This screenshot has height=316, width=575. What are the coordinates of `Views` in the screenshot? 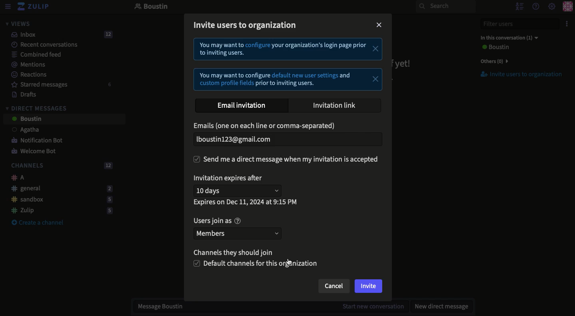 It's located at (18, 24).